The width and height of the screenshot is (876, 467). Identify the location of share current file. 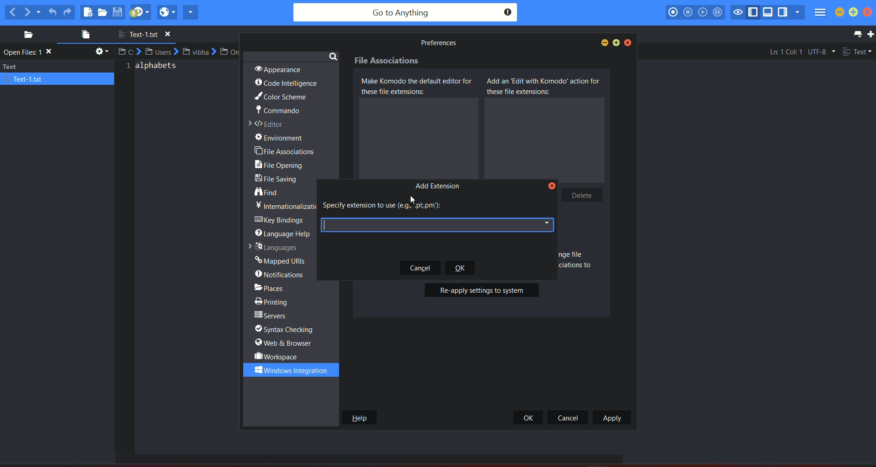
(191, 12).